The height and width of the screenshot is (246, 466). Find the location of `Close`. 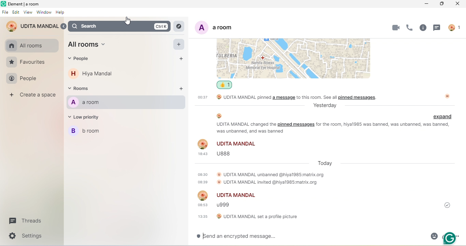

Close is located at coordinates (460, 4).